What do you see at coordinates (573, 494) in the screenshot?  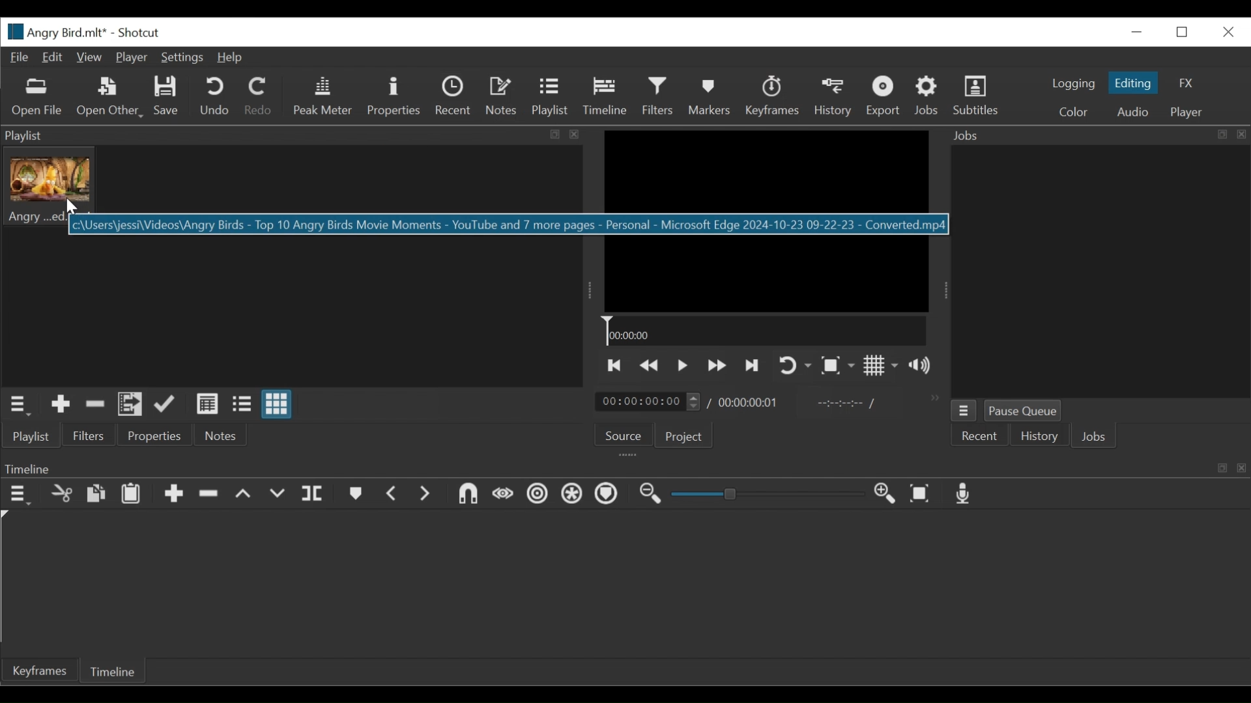 I see `Ripple all tracks` at bounding box center [573, 494].